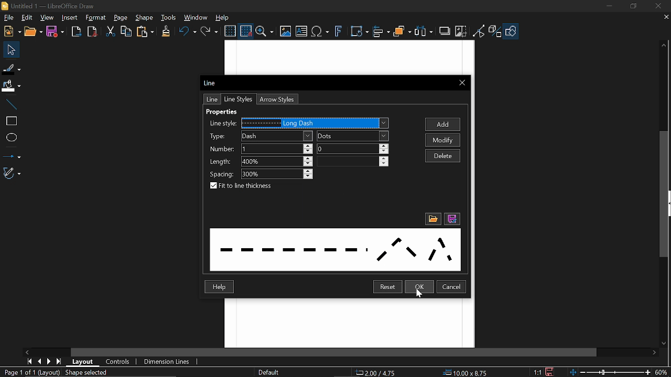 The width and height of the screenshot is (671, 377). Describe the element at coordinates (121, 18) in the screenshot. I see `Page` at that location.